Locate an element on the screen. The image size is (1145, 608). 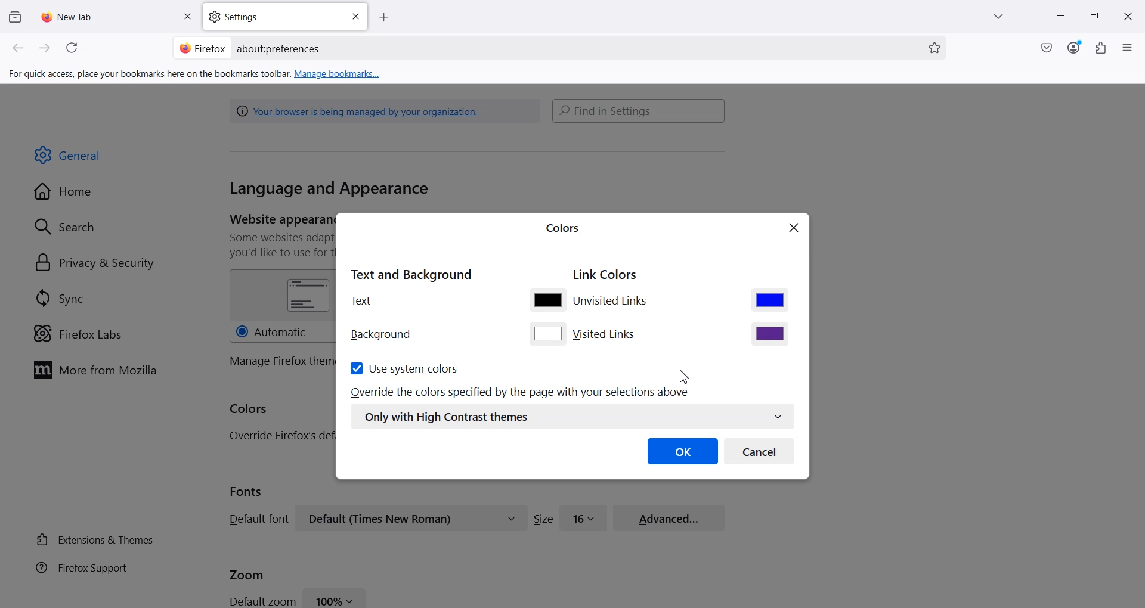
Mac Safe is located at coordinates (1047, 48).